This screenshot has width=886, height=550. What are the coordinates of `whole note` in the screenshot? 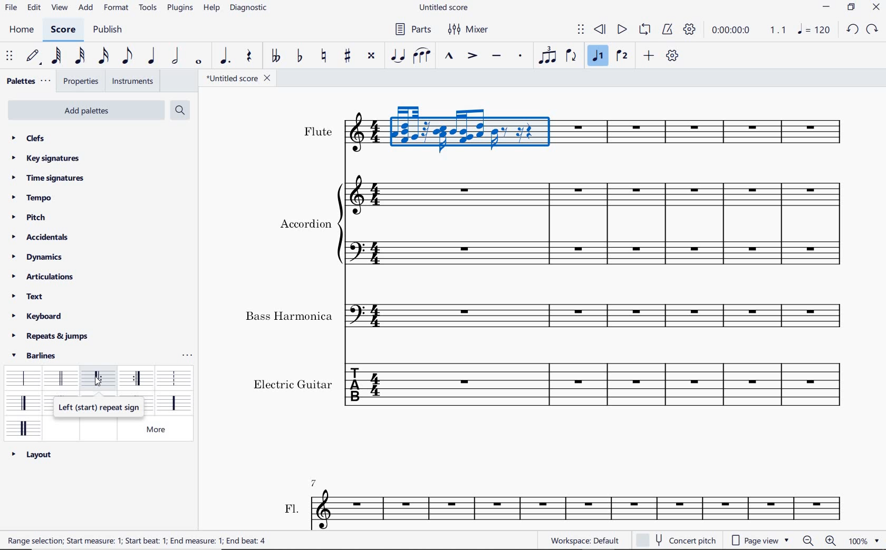 It's located at (198, 63).